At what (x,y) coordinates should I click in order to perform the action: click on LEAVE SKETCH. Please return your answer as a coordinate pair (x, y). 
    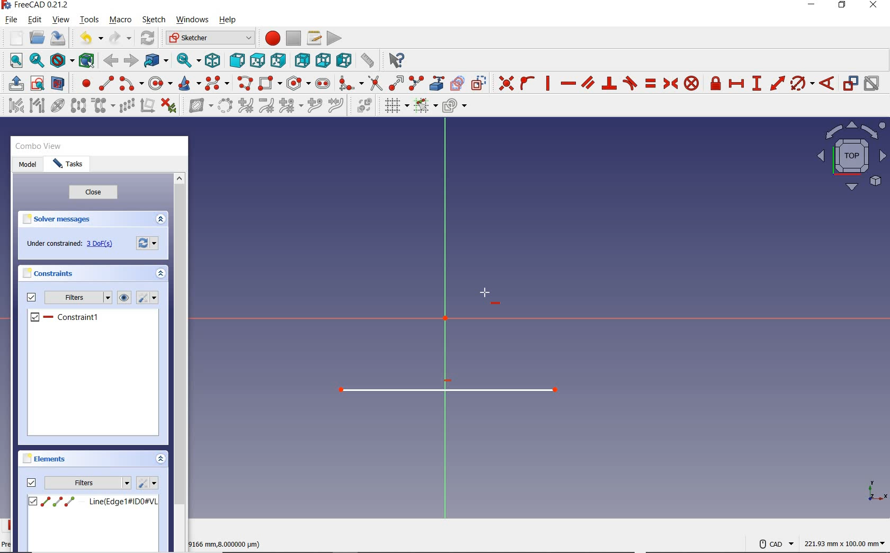
    Looking at the image, I should click on (15, 83).